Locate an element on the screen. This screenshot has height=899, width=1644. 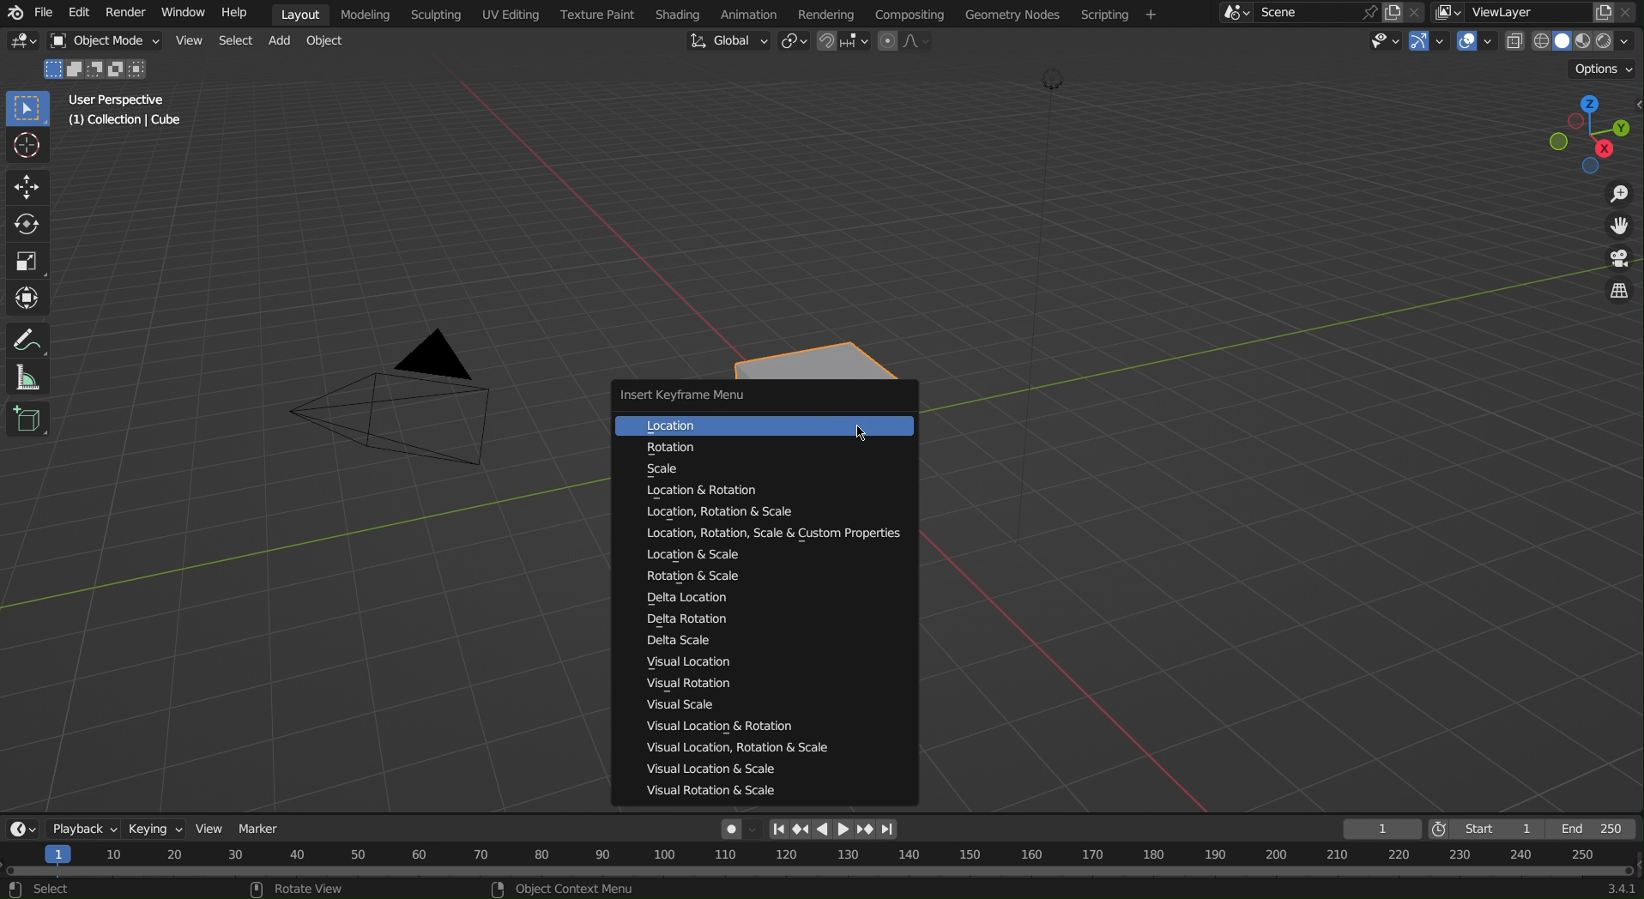
Switch the current view is located at coordinates (1615, 290).